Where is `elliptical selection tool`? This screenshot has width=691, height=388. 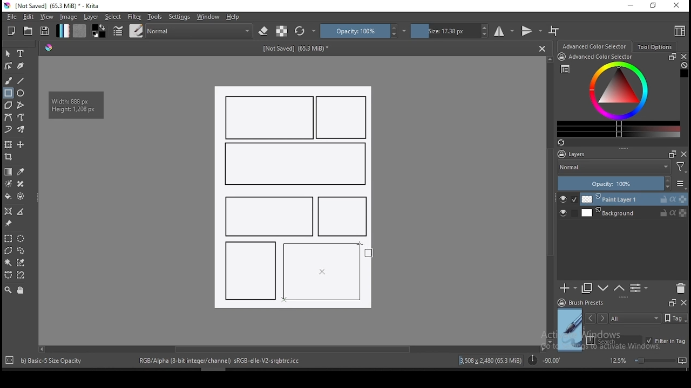 elliptical selection tool is located at coordinates (21, 239).